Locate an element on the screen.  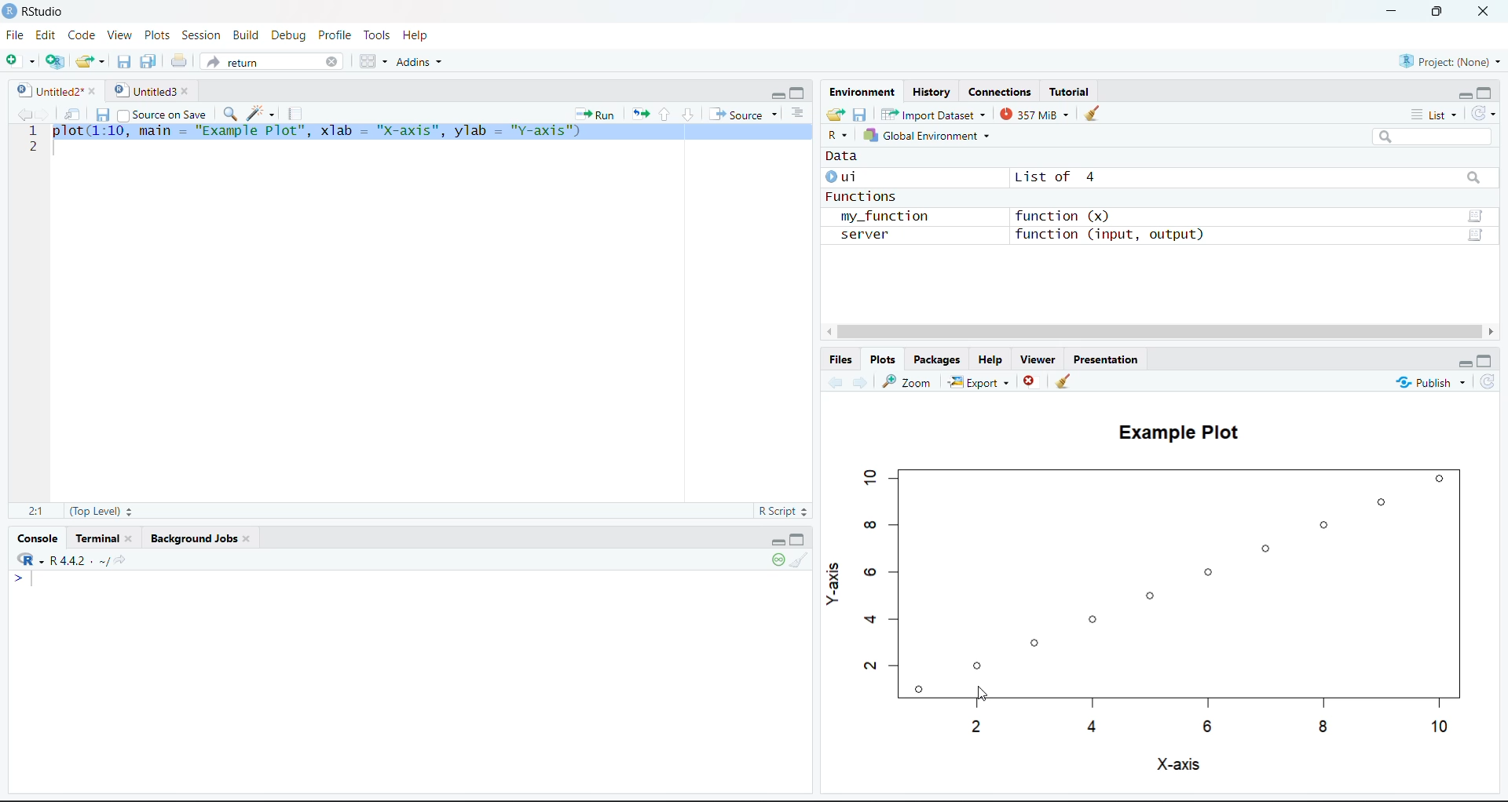
Clear console (Ctrl + L) is located at coordinates (1093, 114).